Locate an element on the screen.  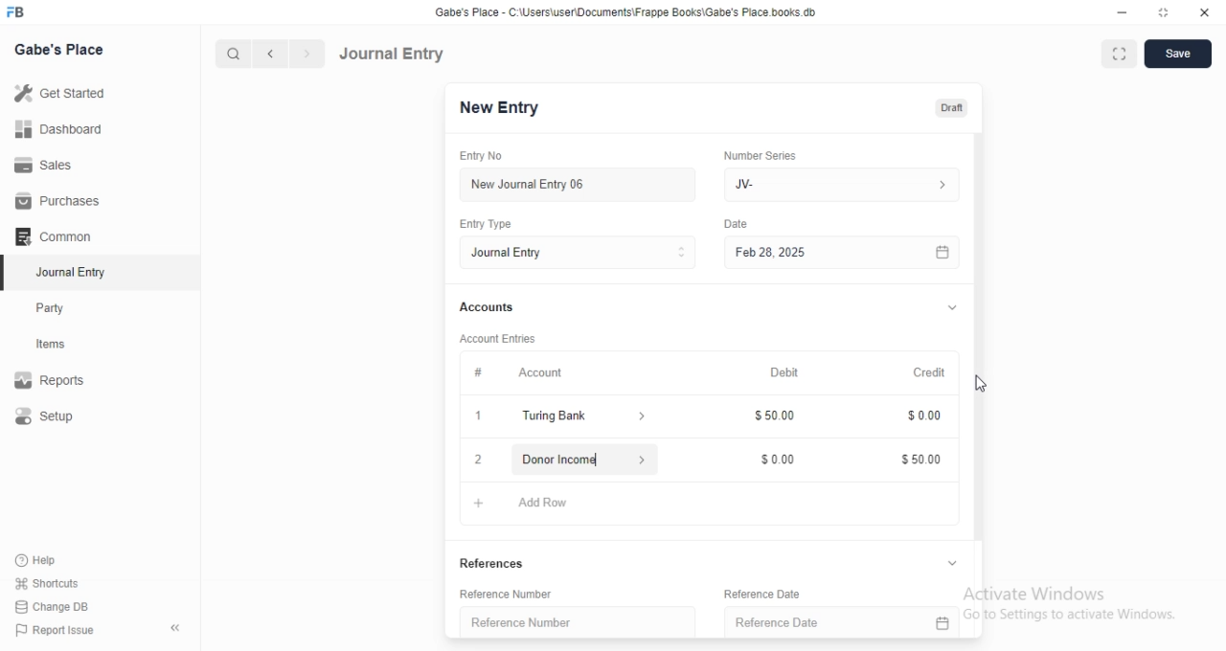
search is located at coordinates (235, 54).